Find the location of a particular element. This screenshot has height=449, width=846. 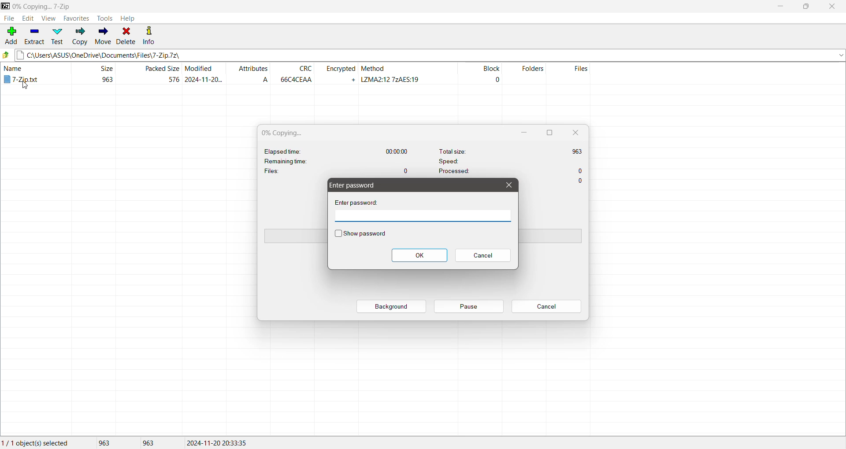

Remaining time is located at coordinates (298, 161).